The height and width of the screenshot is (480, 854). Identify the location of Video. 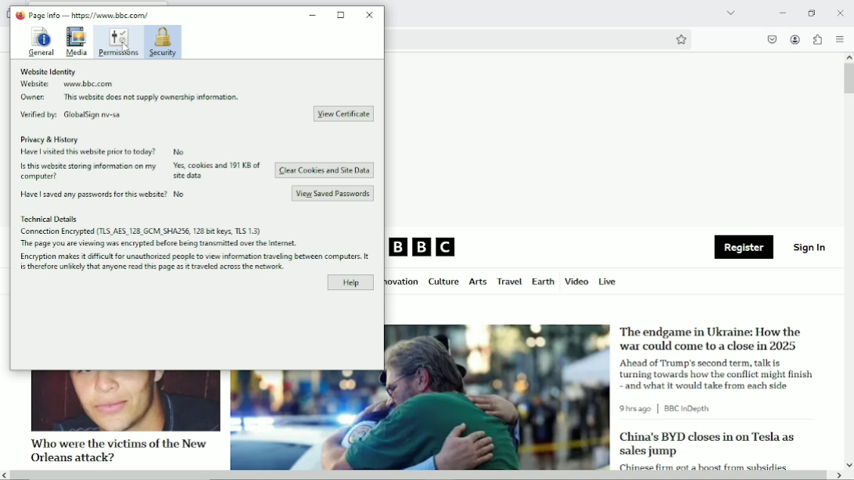
(576, 281).